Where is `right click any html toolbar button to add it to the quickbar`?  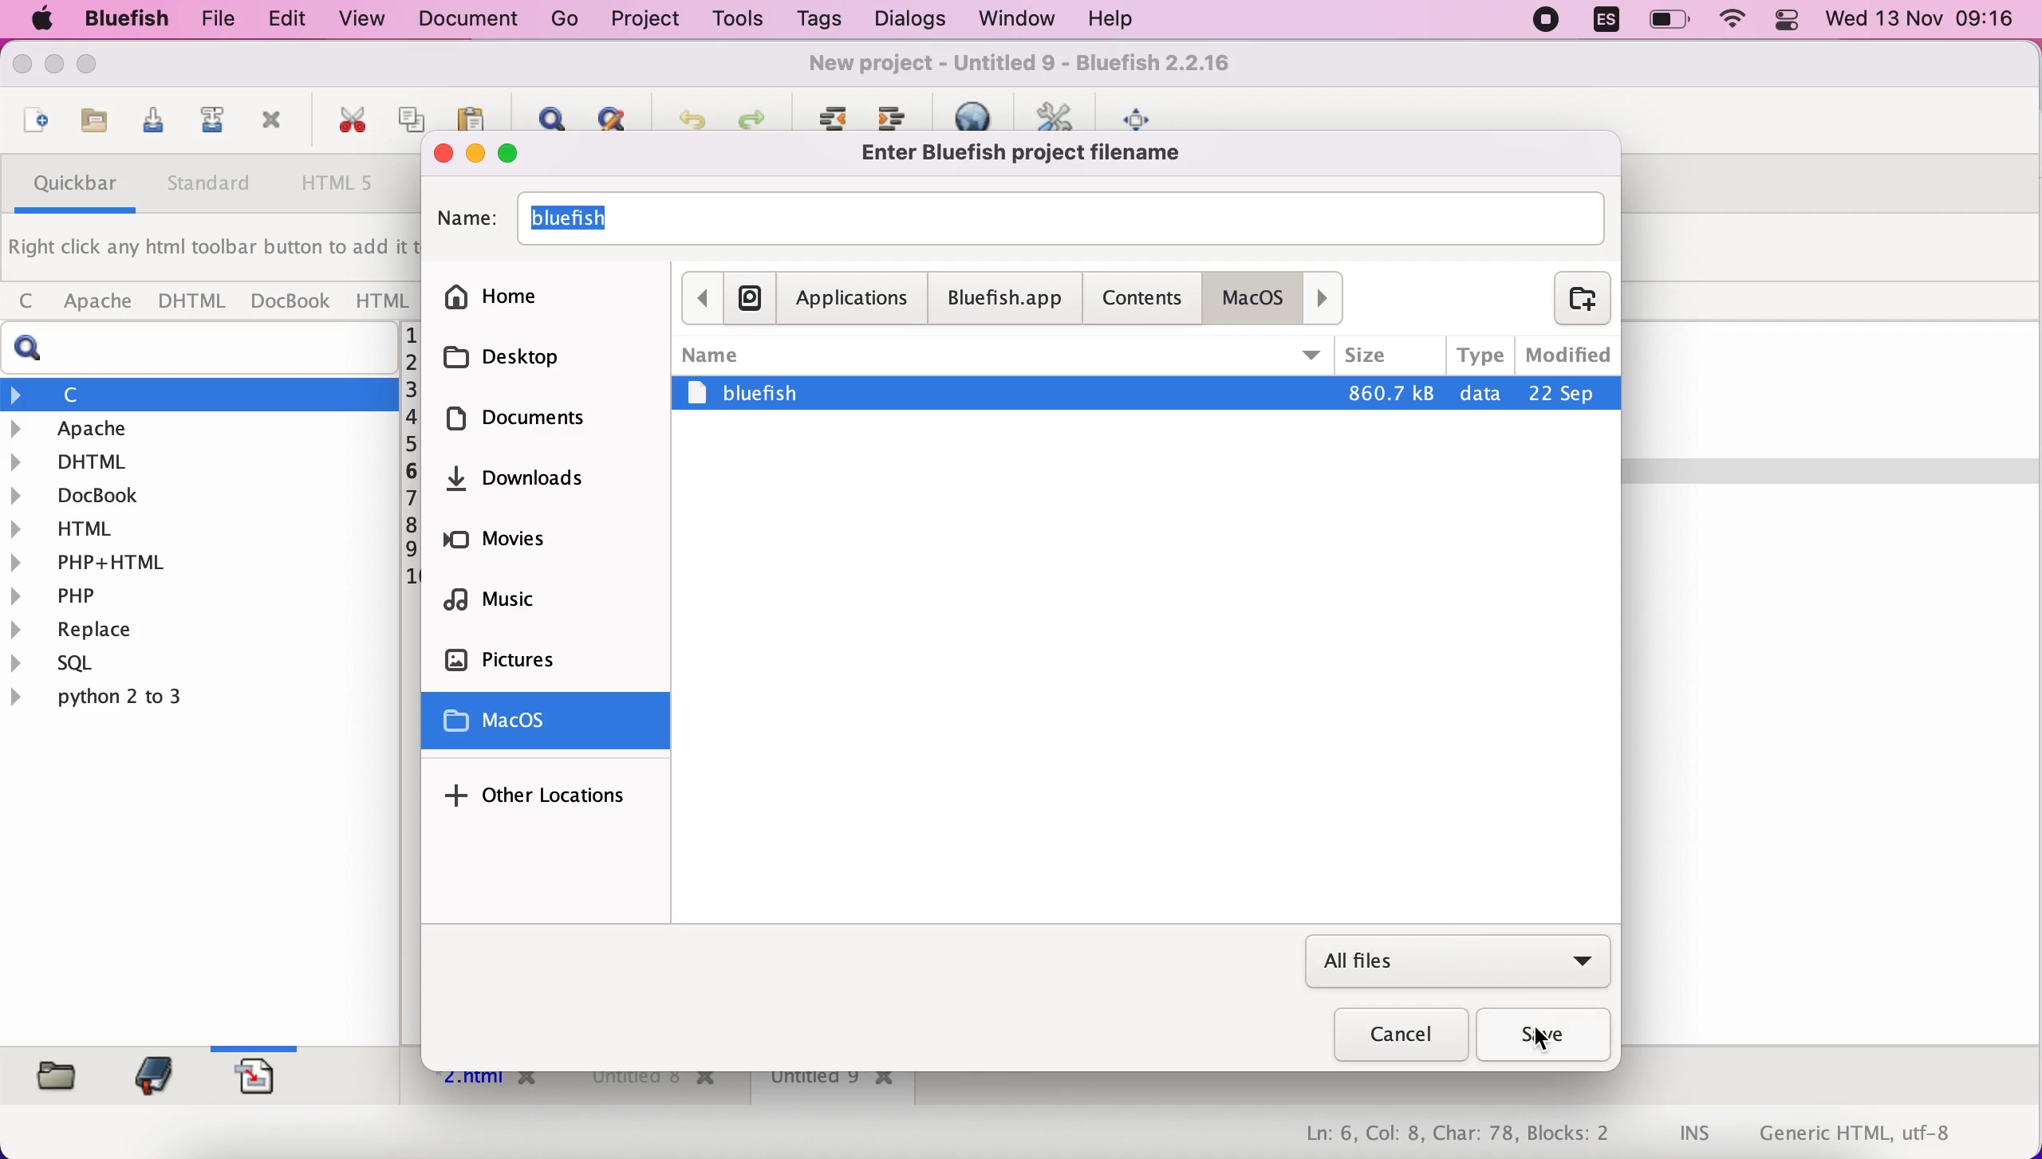 right click any html toolbar button to add it to the quickbar is located at coordinates (212, 252).